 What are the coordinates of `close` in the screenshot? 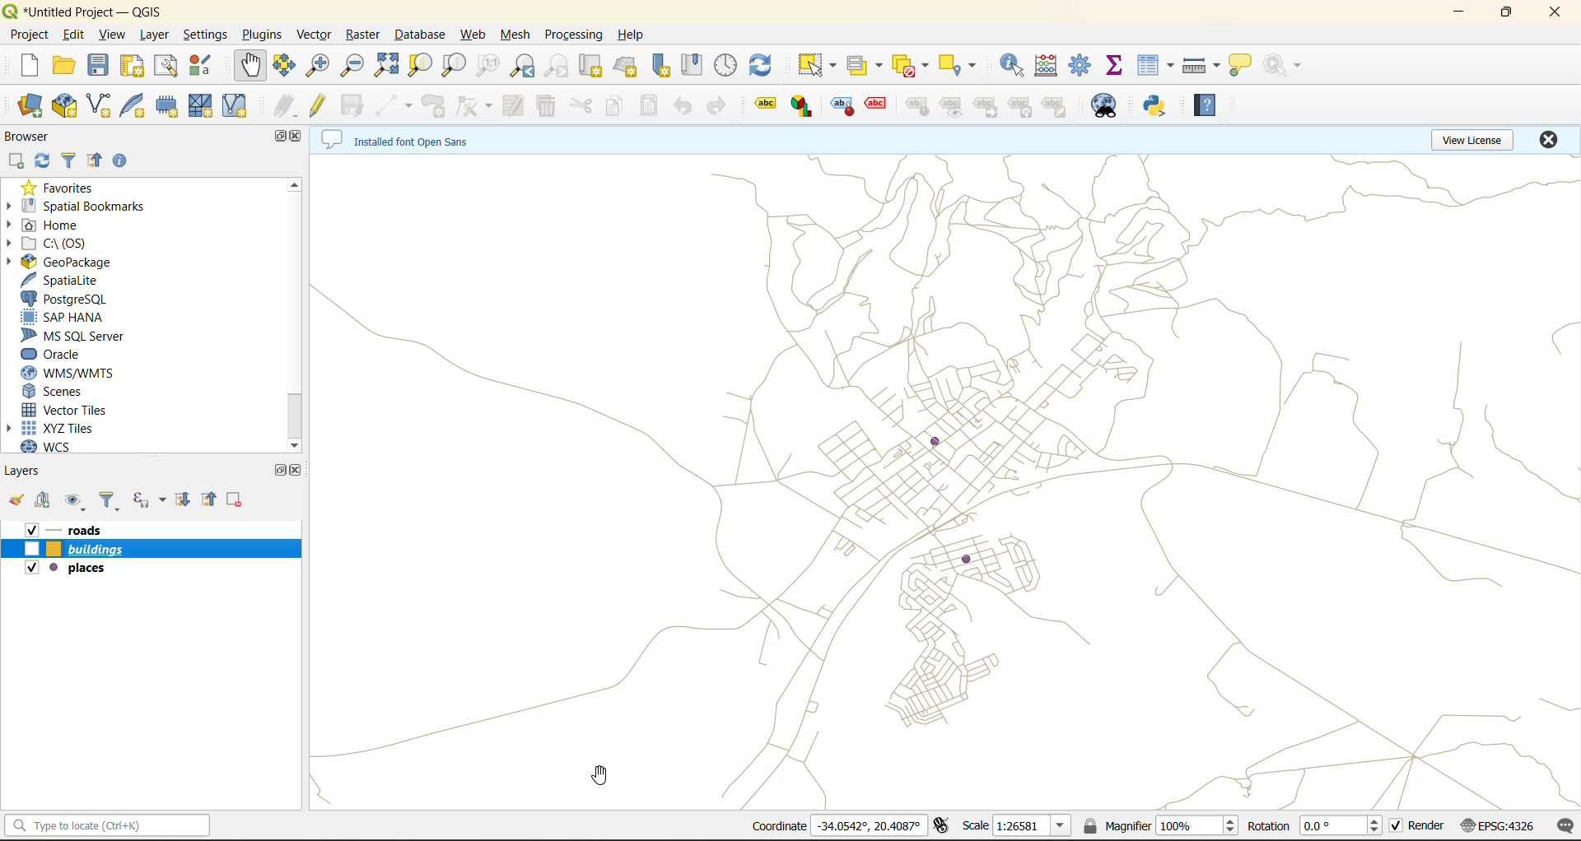 It's located at (297, 470).